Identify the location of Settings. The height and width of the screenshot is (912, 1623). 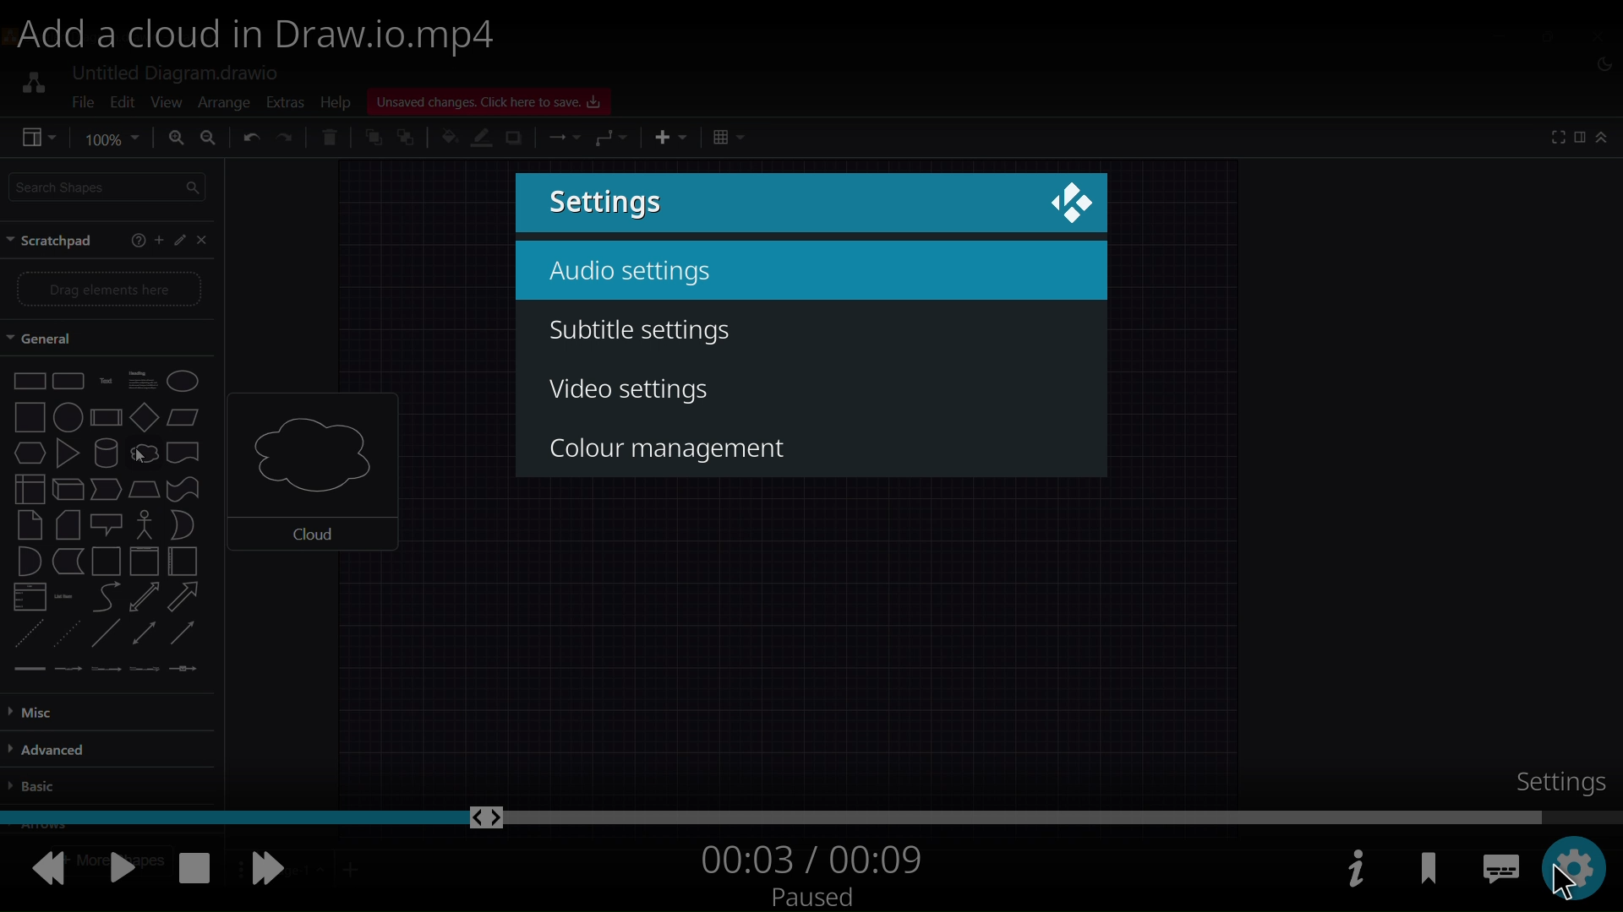
(1559, 781).